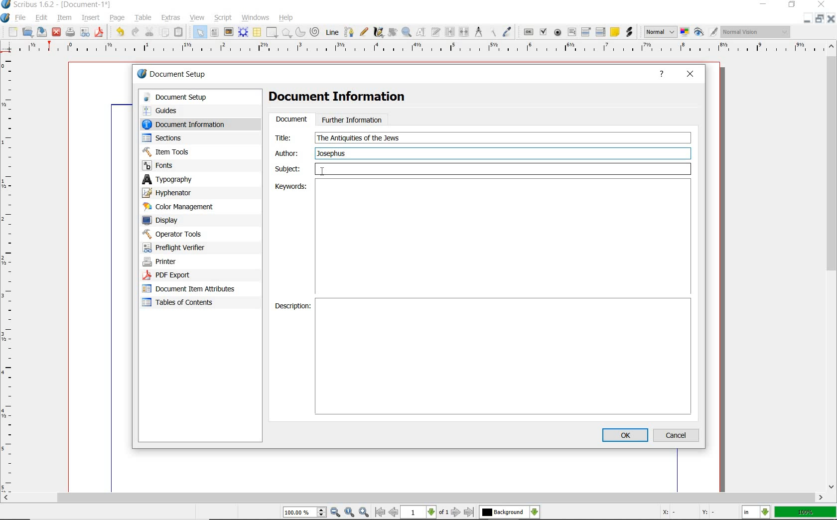 The height and width of the screenshot is (520, 837). Describe the element at coordinates (822, 4) in the screenshot. I see `close` at that location.